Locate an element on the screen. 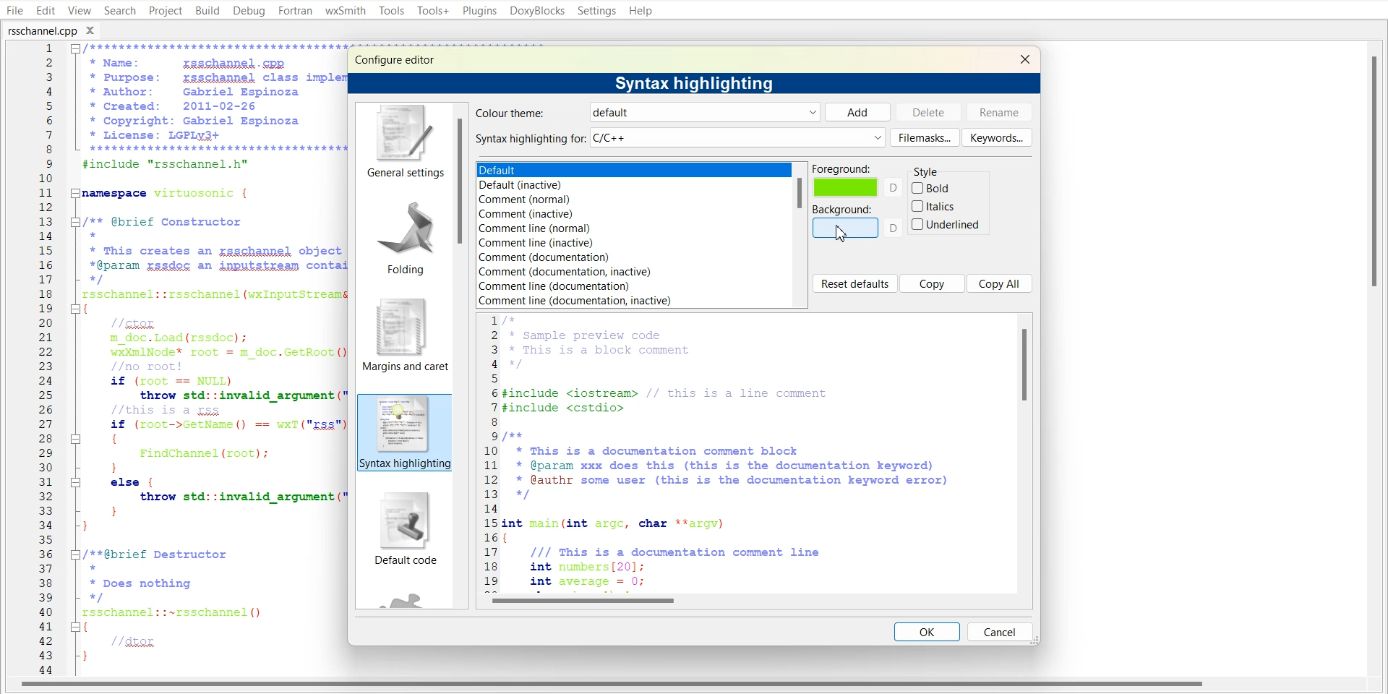  Vertical scroll bar is located at coordinates (1025, 452).